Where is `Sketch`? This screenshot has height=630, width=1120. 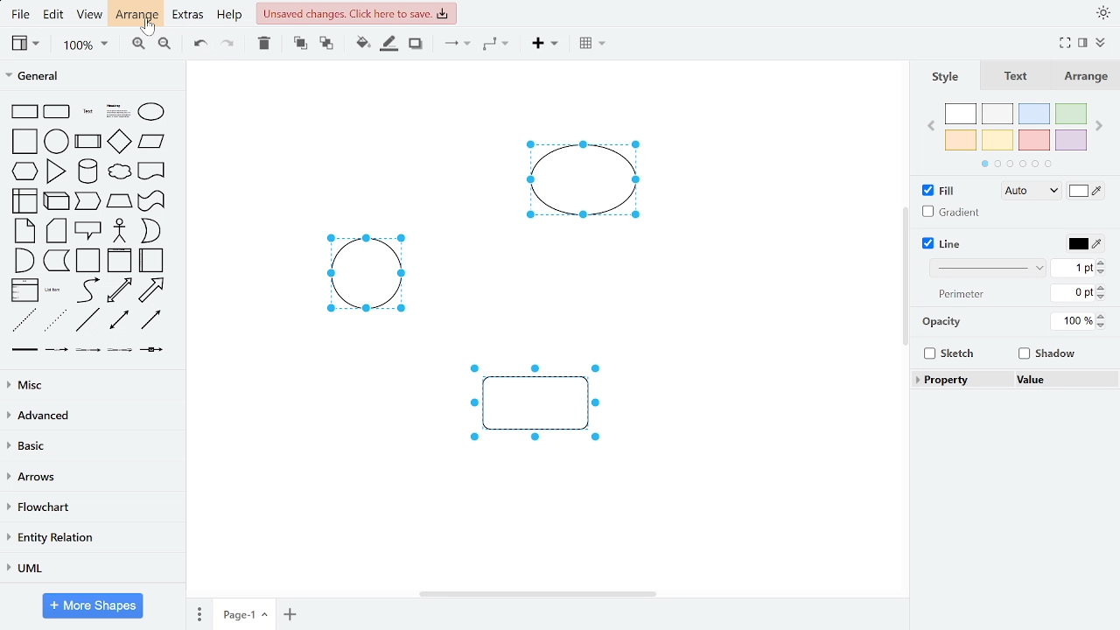
Sketch is located at coordinates (951, 353).